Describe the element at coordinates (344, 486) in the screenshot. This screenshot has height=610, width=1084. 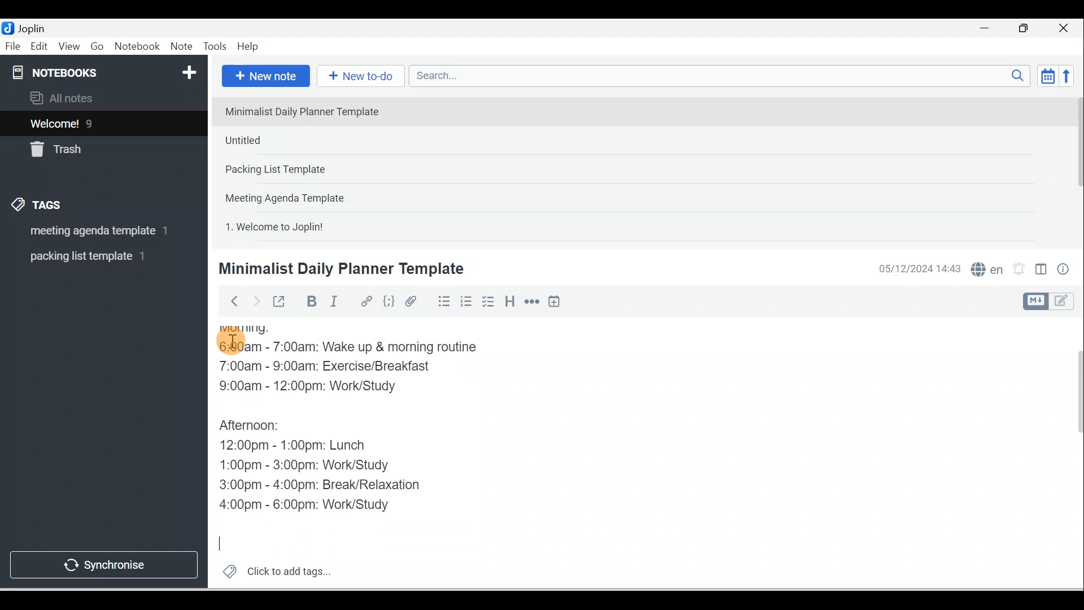
I see `3:00pm - 4:00pm: Break/Relaxation` at that location.